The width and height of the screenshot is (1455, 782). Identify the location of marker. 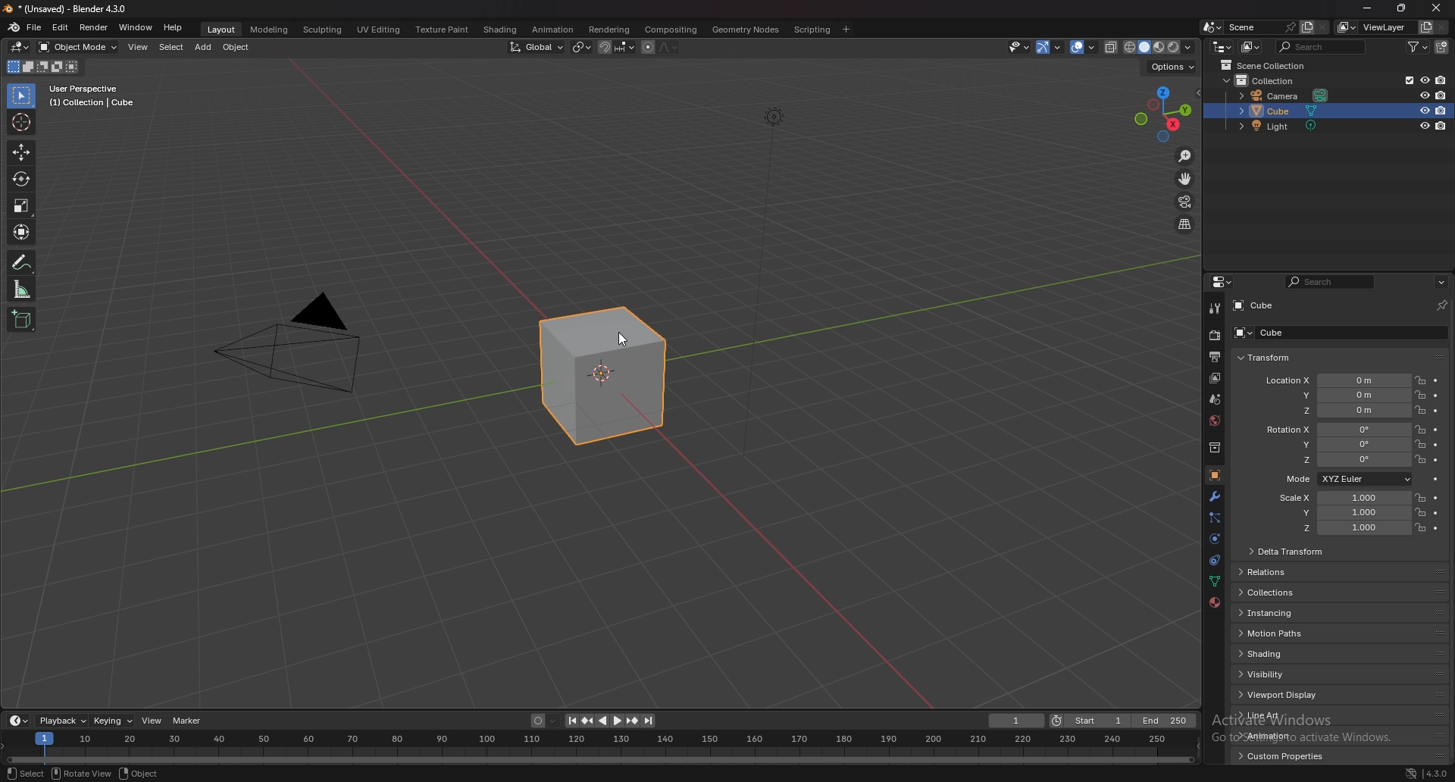
(188, 720).